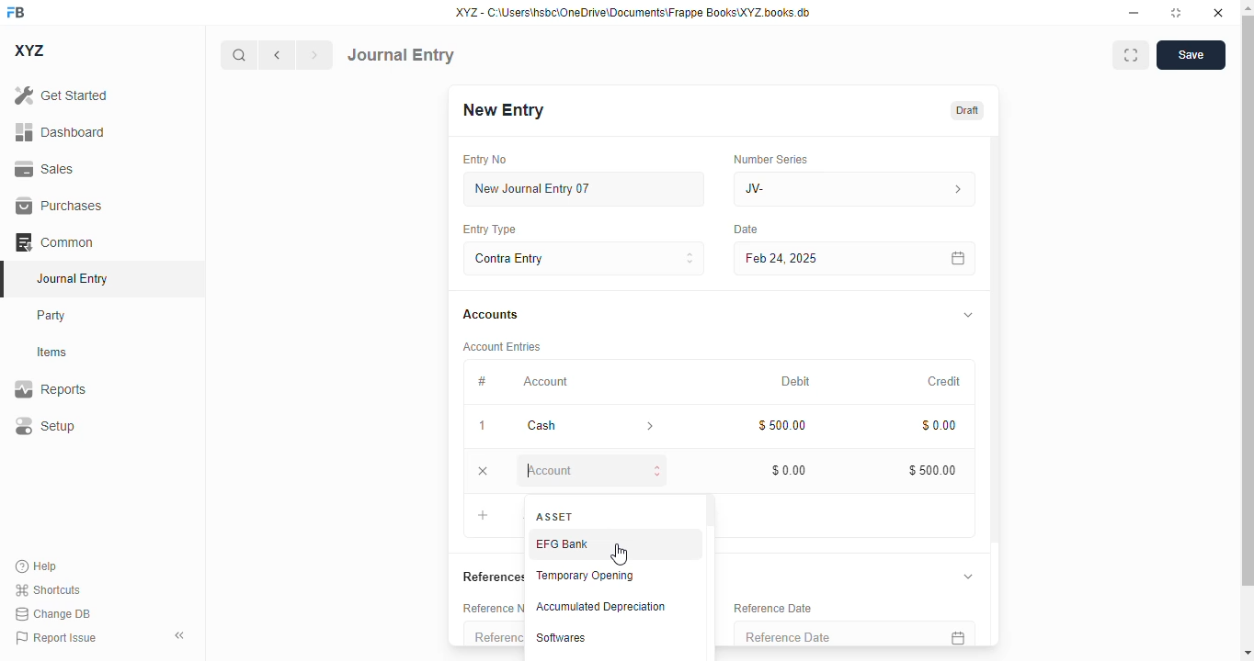  I want to click on reports, so click(51, 388).